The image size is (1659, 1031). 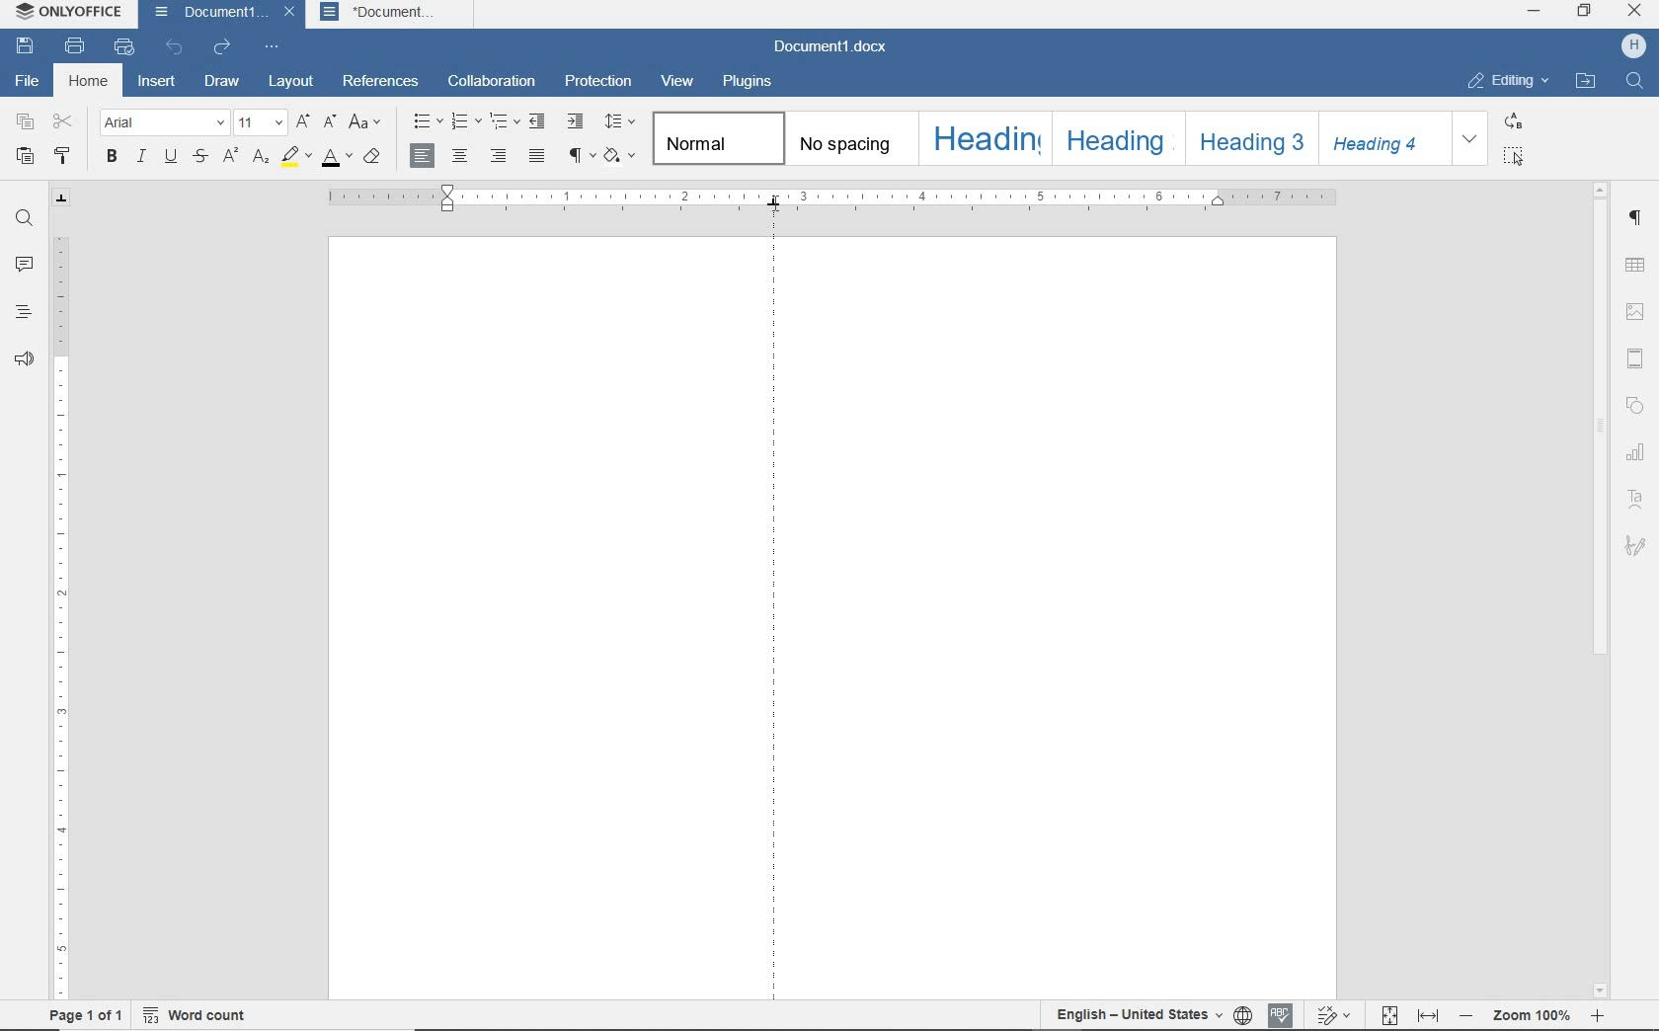 I want to click on DECREASE INDENT, so click(x=538, y=121).